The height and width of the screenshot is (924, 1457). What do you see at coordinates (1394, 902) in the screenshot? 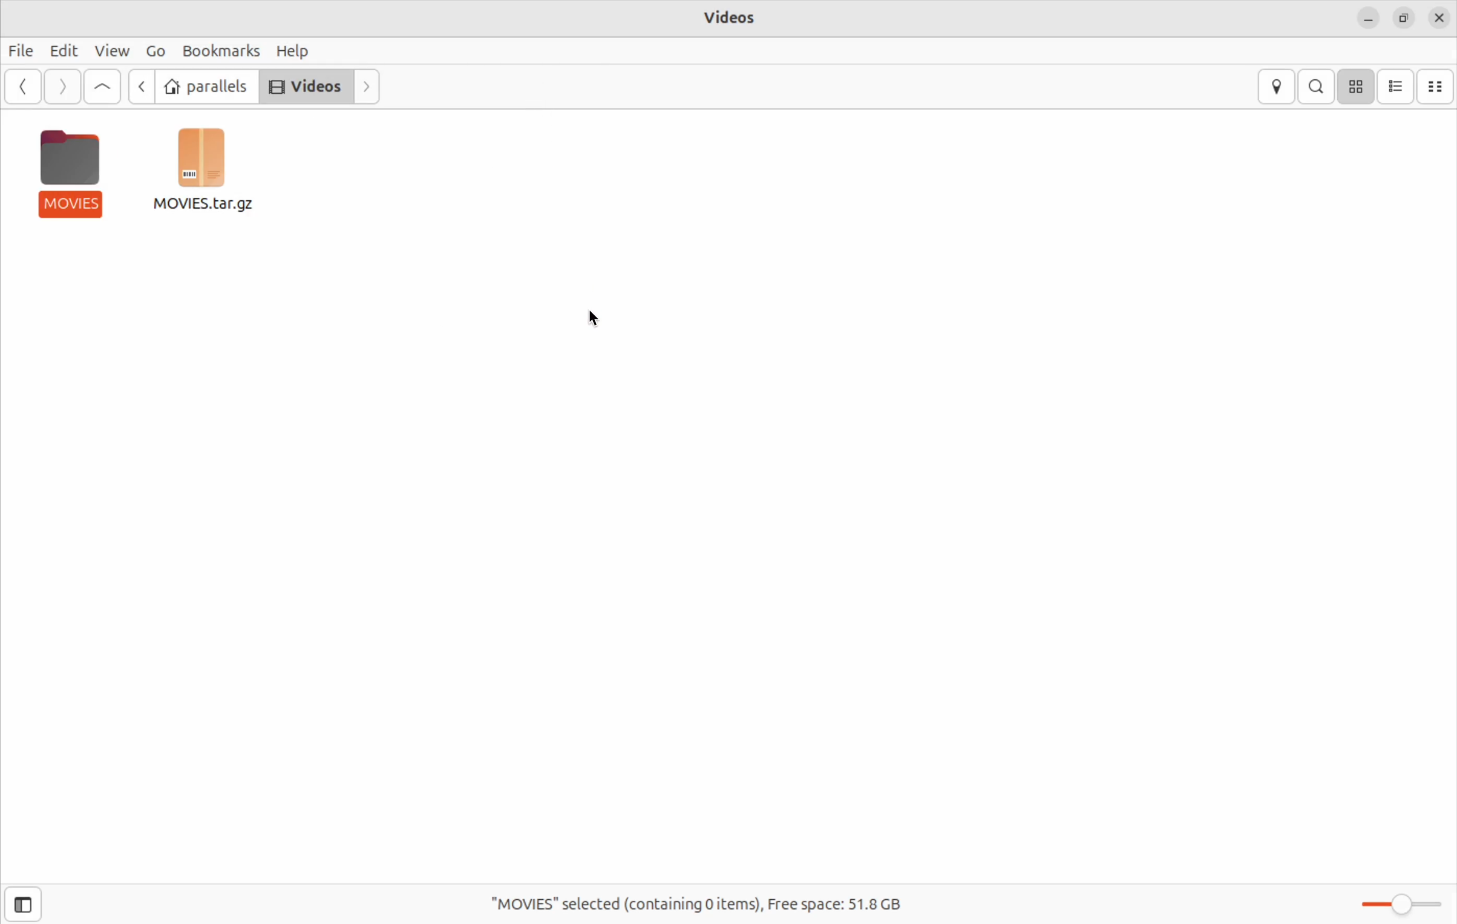
I see `toggle zoom bar` at bounding box center [1394, 902].